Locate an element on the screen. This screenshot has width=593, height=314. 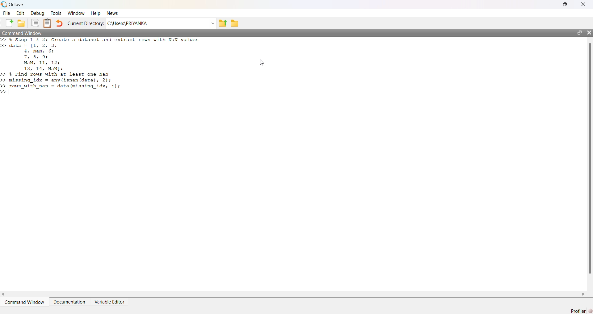
File is located at coordinates (6, 13).